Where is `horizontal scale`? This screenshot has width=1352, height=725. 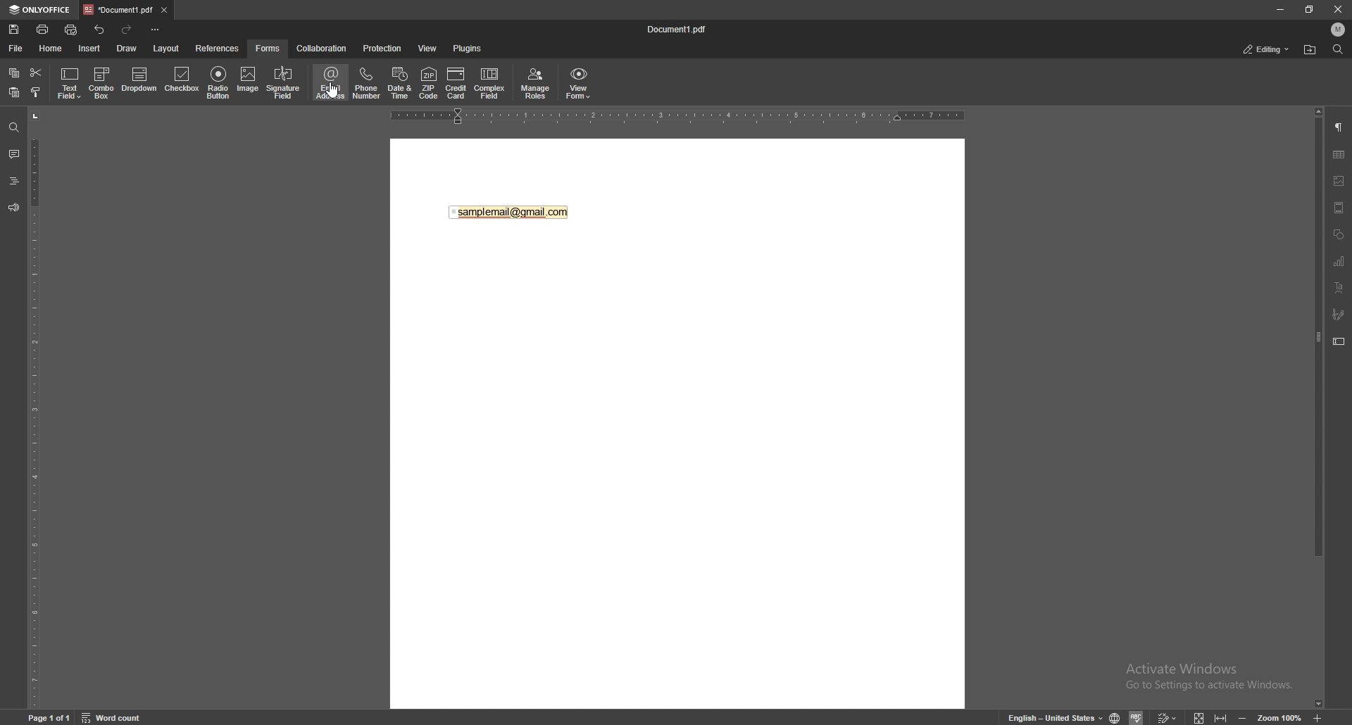
horizontal scale is located at coordinates (678, 118).